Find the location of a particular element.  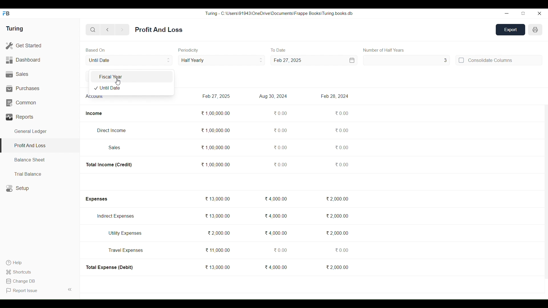

Setup is located at coordinates (40, 188).